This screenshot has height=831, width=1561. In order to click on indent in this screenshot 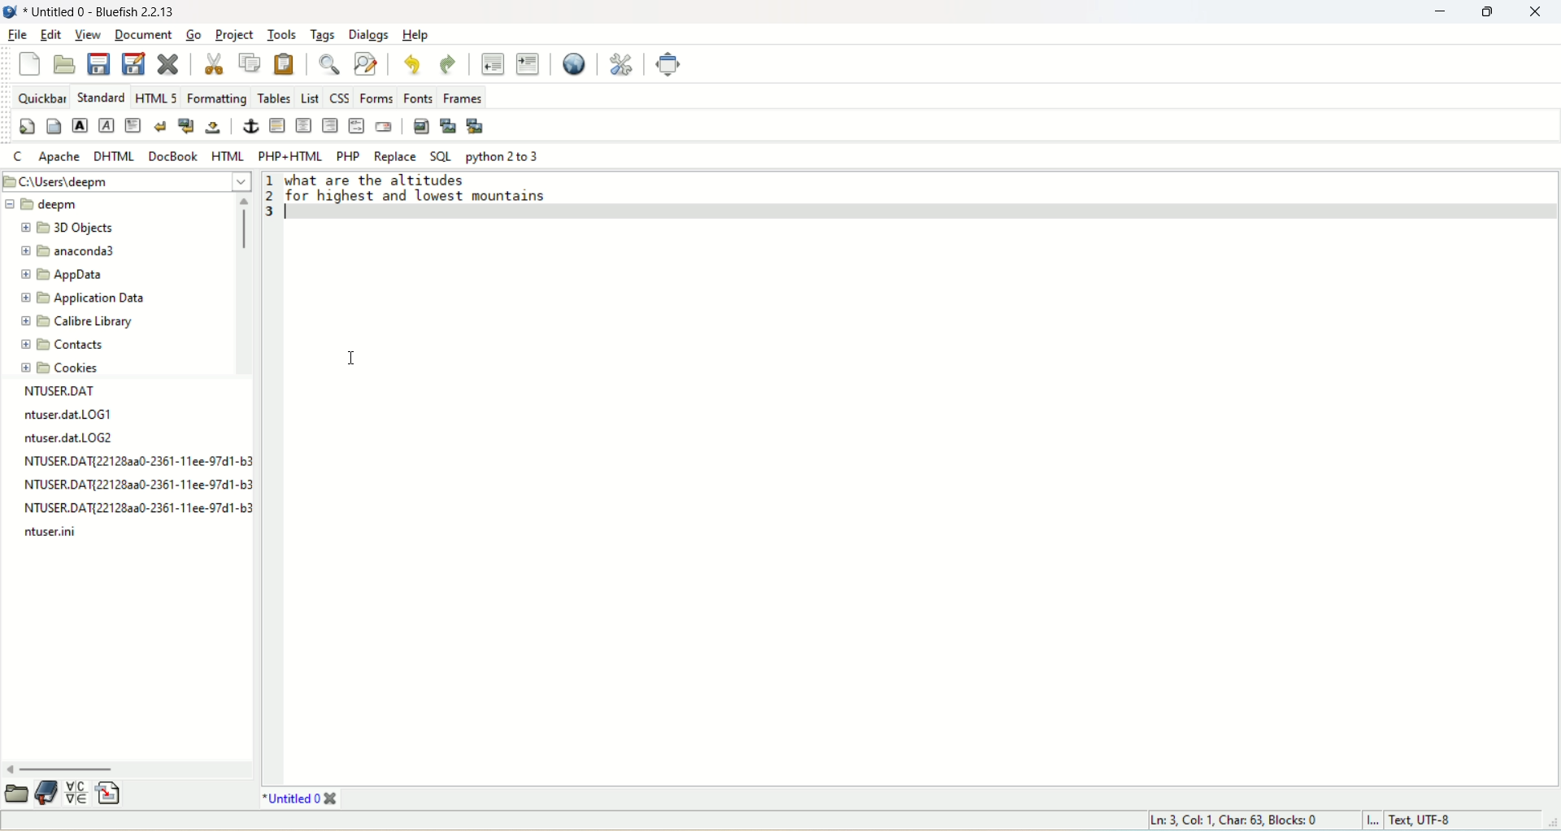, I will do `click(527, 65)`.